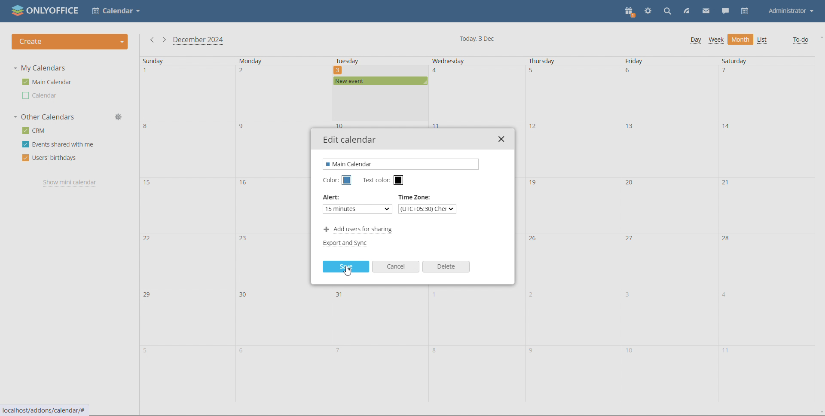 The image size is (825, 416). I want to click on date, so click(669, 94).